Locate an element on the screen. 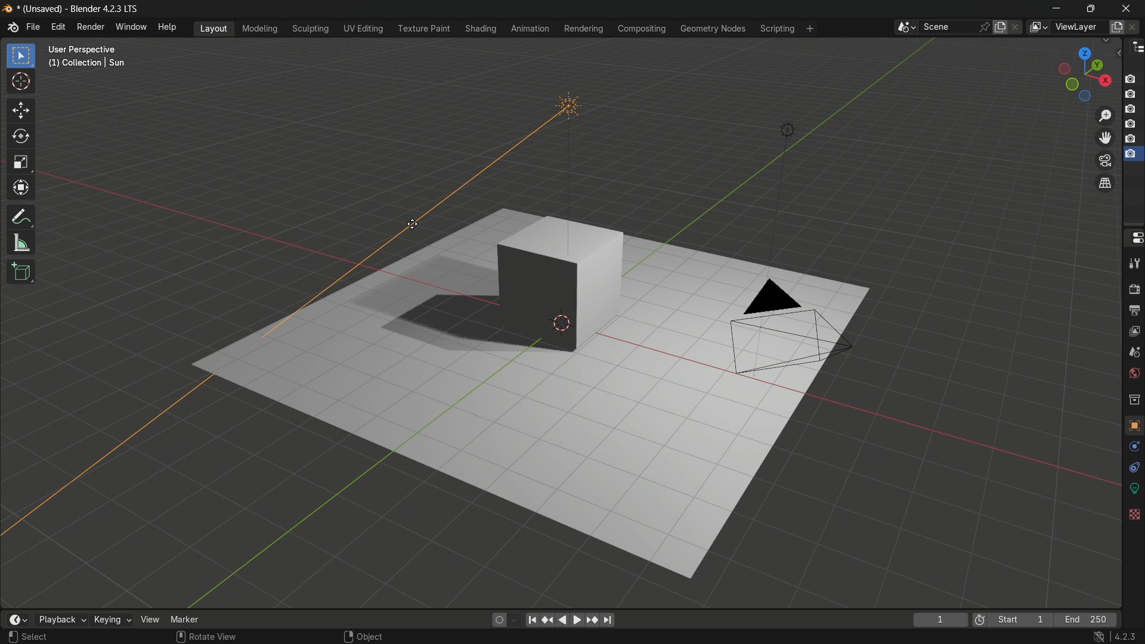 Image resolution: width=1145 pixels, height=644 pixels. marker is located at coordinates (188, 619).